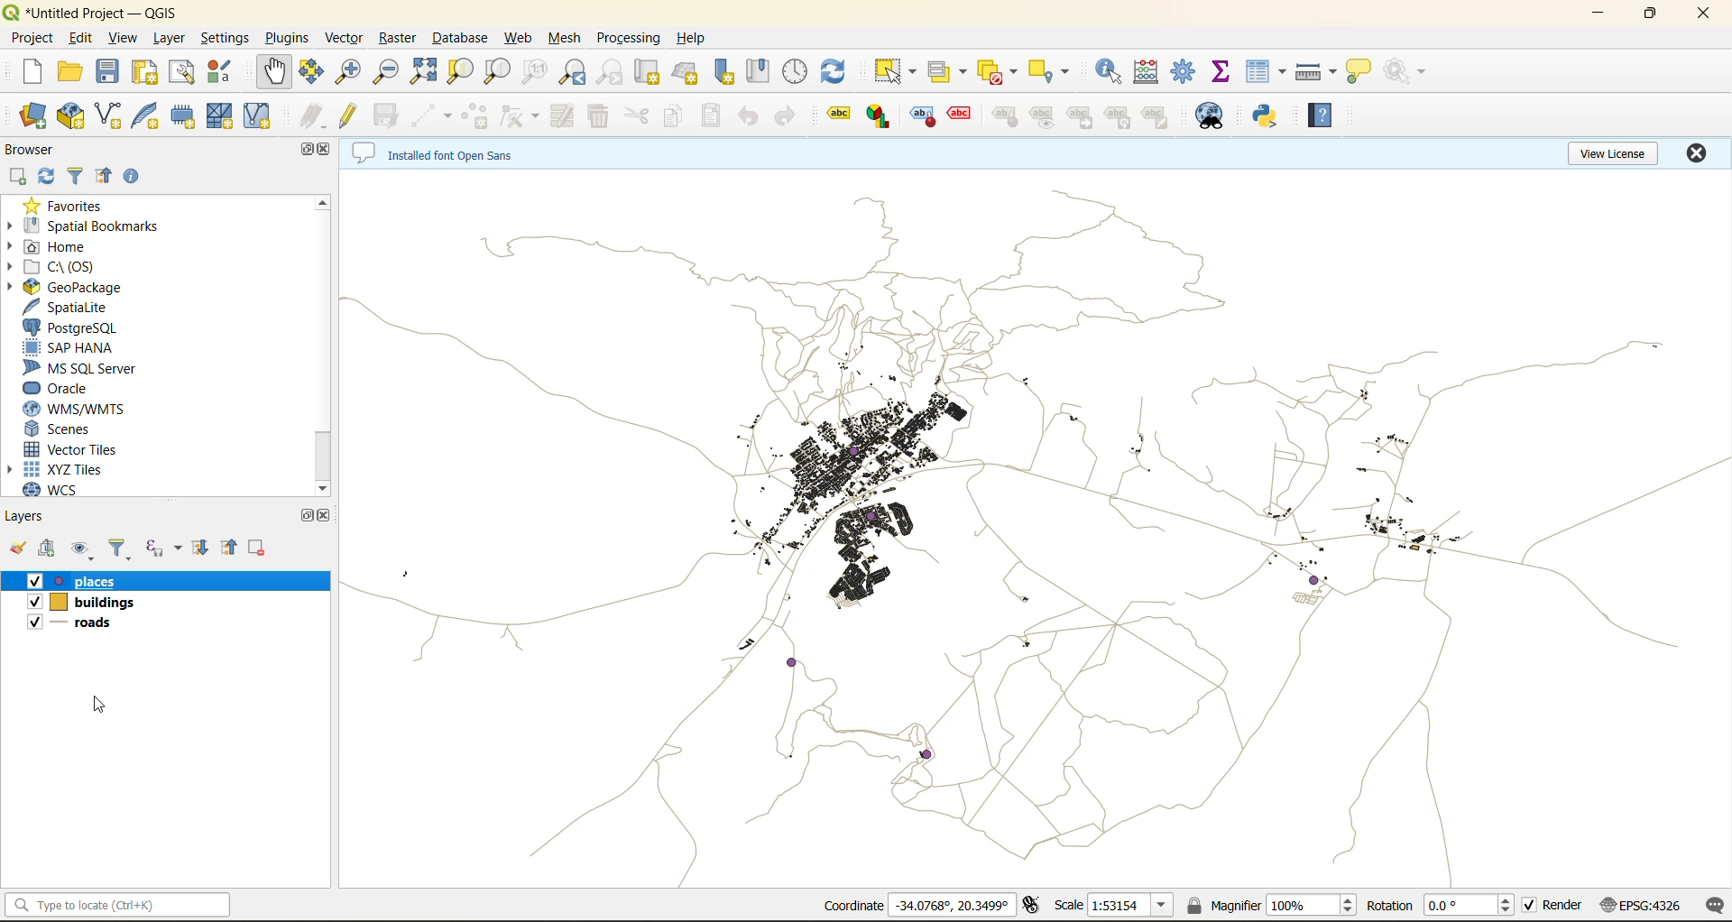  Describe the element at coordinates (225, 71) in the screenshot. I see `style management` at that location.